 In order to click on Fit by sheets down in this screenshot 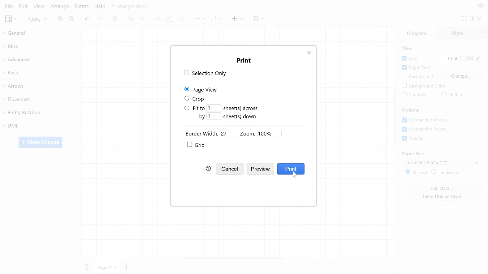, I will do `click(228, 117)`.